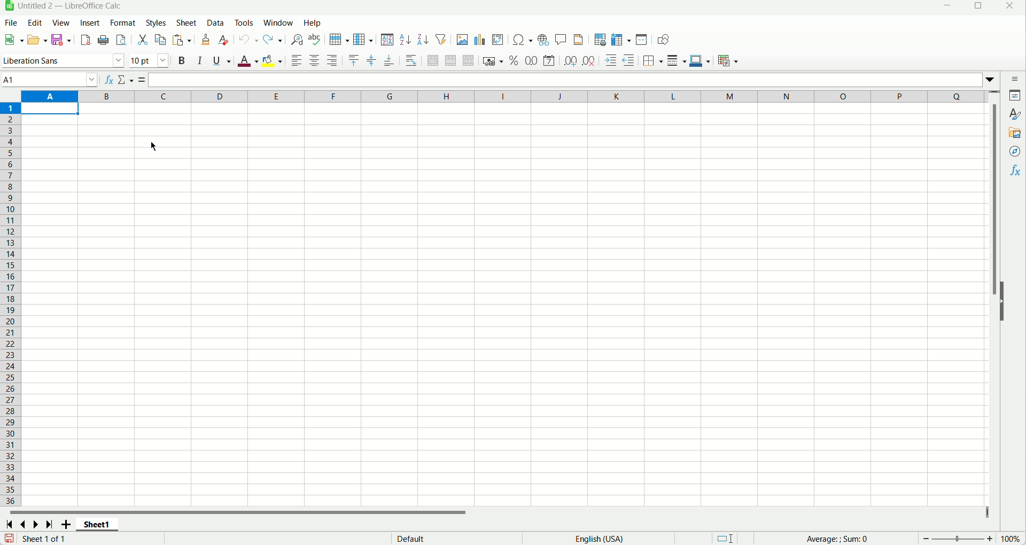 This screenshot has width=1026, height=545. What do you see at coordinates (390, 60) in the screenshot?
I see `Align bottom` at bounding box center [390, 60].